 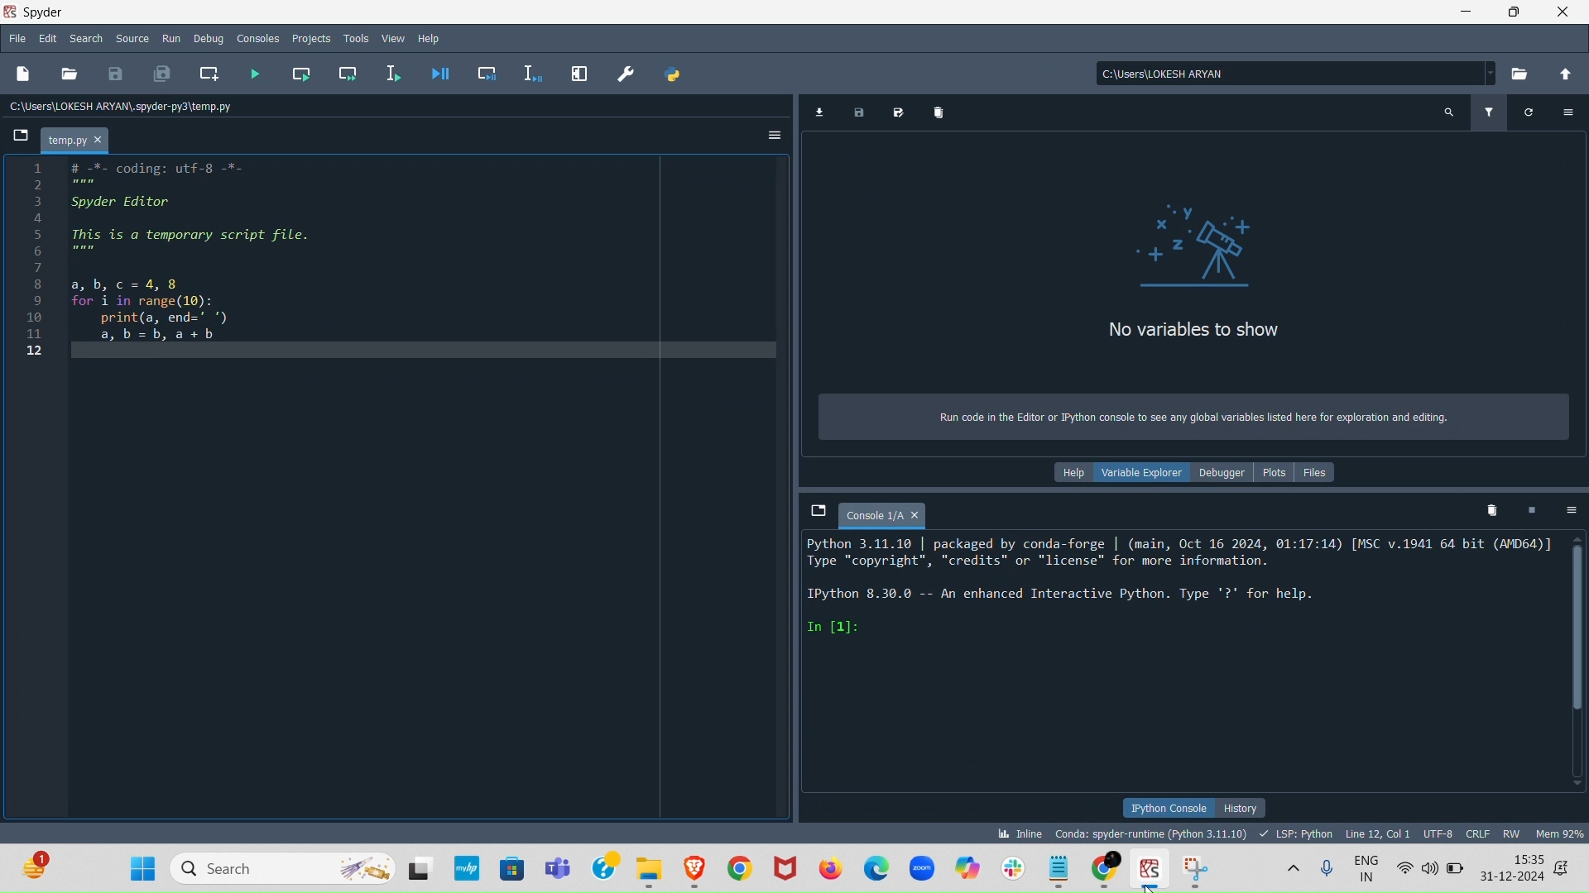 What do you see at coordinates (578, 72) in the screenshot?
I see `Maximize current pane (Ctrl + Alt + Shift + M)` at bounding box center [578, 72].